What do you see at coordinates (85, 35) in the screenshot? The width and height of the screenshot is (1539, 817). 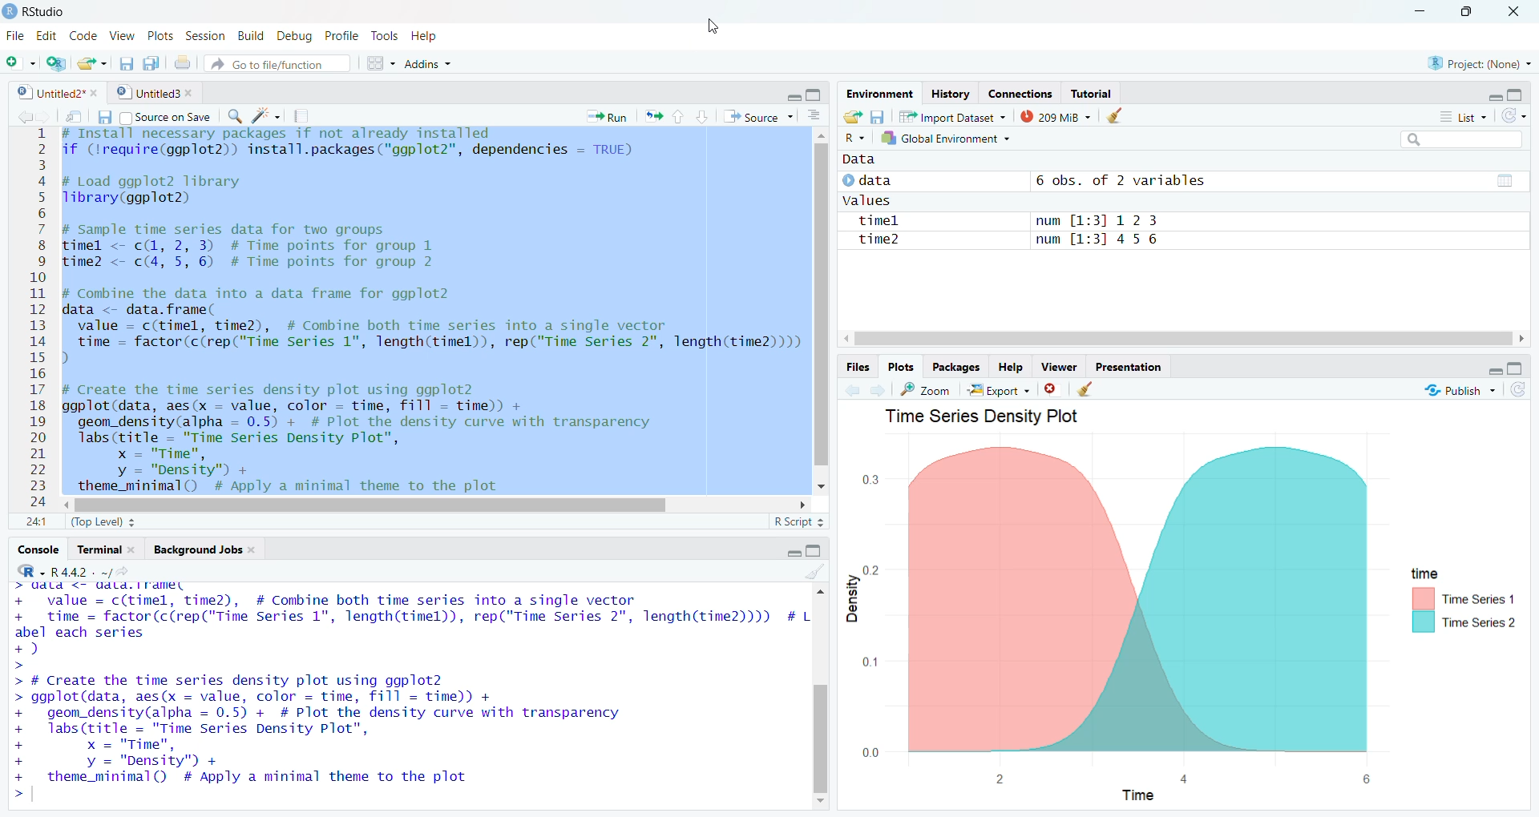 I see `Code` at bounding box center [85, 35].